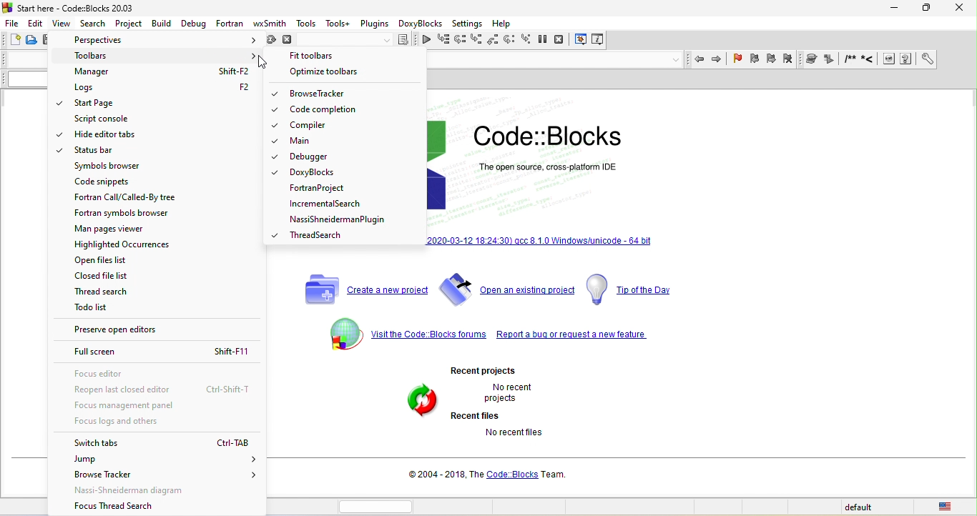 The width and height of the screenshot is (977, 516). Describe the element at coordinates (146, 492) in the screenshot. I see `nassi shneideman diagram` at that location.